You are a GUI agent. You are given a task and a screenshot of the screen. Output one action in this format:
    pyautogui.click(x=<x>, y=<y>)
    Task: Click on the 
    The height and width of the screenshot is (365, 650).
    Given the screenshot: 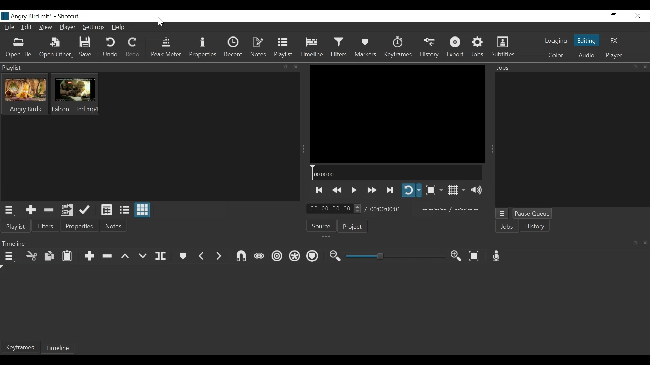 What is the action you would take?
    pyautogui.click(x=202, y=48)
    